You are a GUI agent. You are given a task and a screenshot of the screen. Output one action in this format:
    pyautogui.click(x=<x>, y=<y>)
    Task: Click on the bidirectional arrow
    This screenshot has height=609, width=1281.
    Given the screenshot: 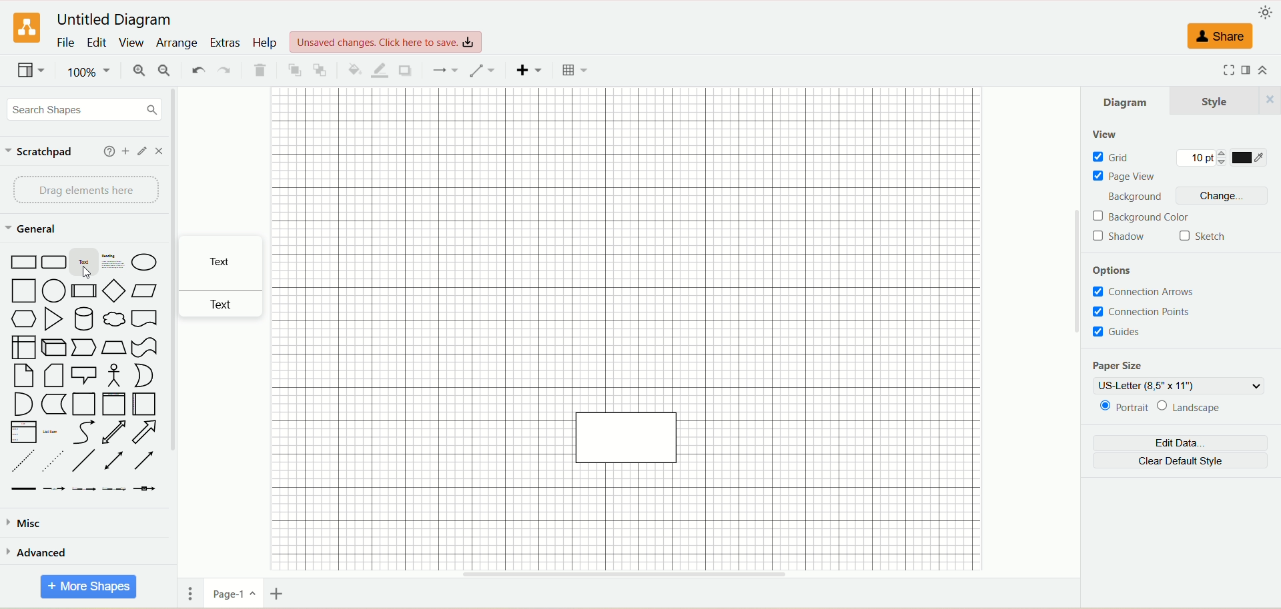 What is the action you would take?
    pyautogui.click(x=114, y=432)
    